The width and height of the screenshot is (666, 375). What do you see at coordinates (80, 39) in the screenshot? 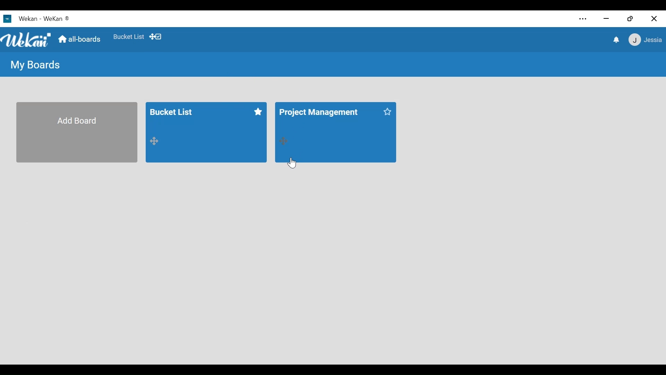
I see `all-boards` at bounding box center [80, 39].